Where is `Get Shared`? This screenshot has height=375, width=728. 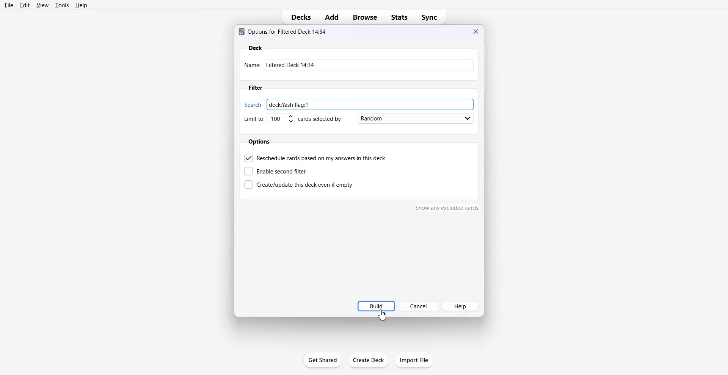
Get Shared is located at coordinates (323, 359).